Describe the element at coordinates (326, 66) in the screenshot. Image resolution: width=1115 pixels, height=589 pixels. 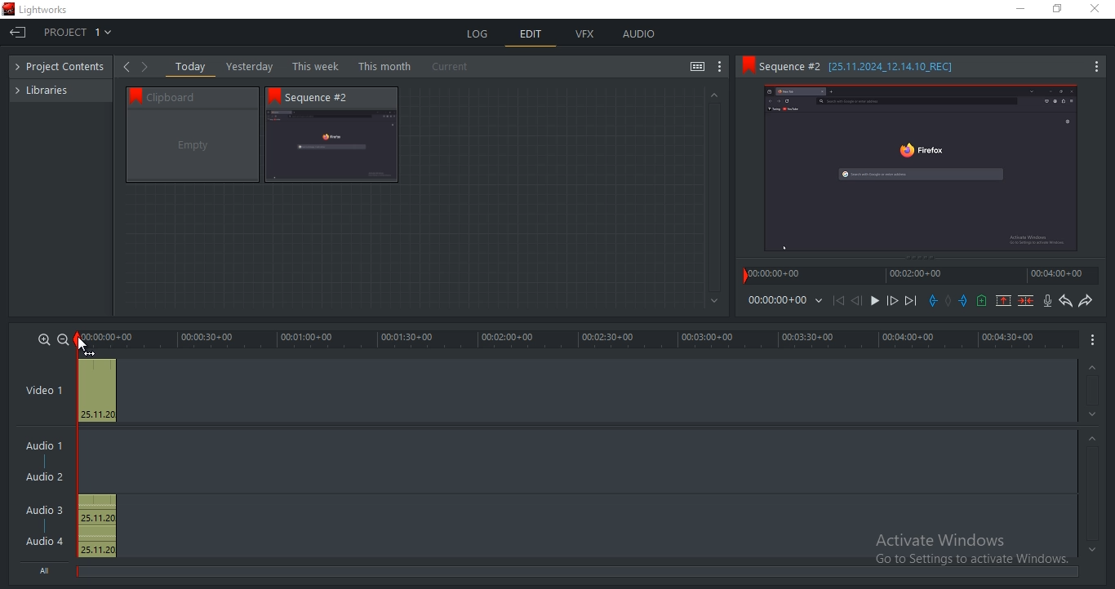
I see `Today, yesterday, This week, This month, Current` at that location.